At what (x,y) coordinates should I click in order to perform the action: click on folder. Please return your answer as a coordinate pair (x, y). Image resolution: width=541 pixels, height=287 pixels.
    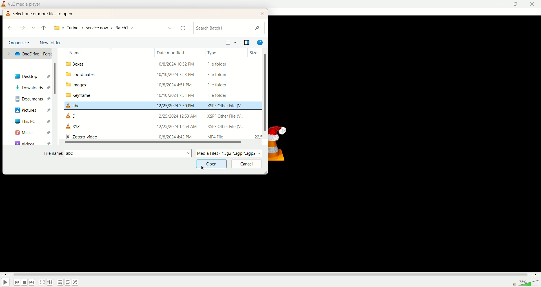
    Looking at the image, I should click on (162, 84).